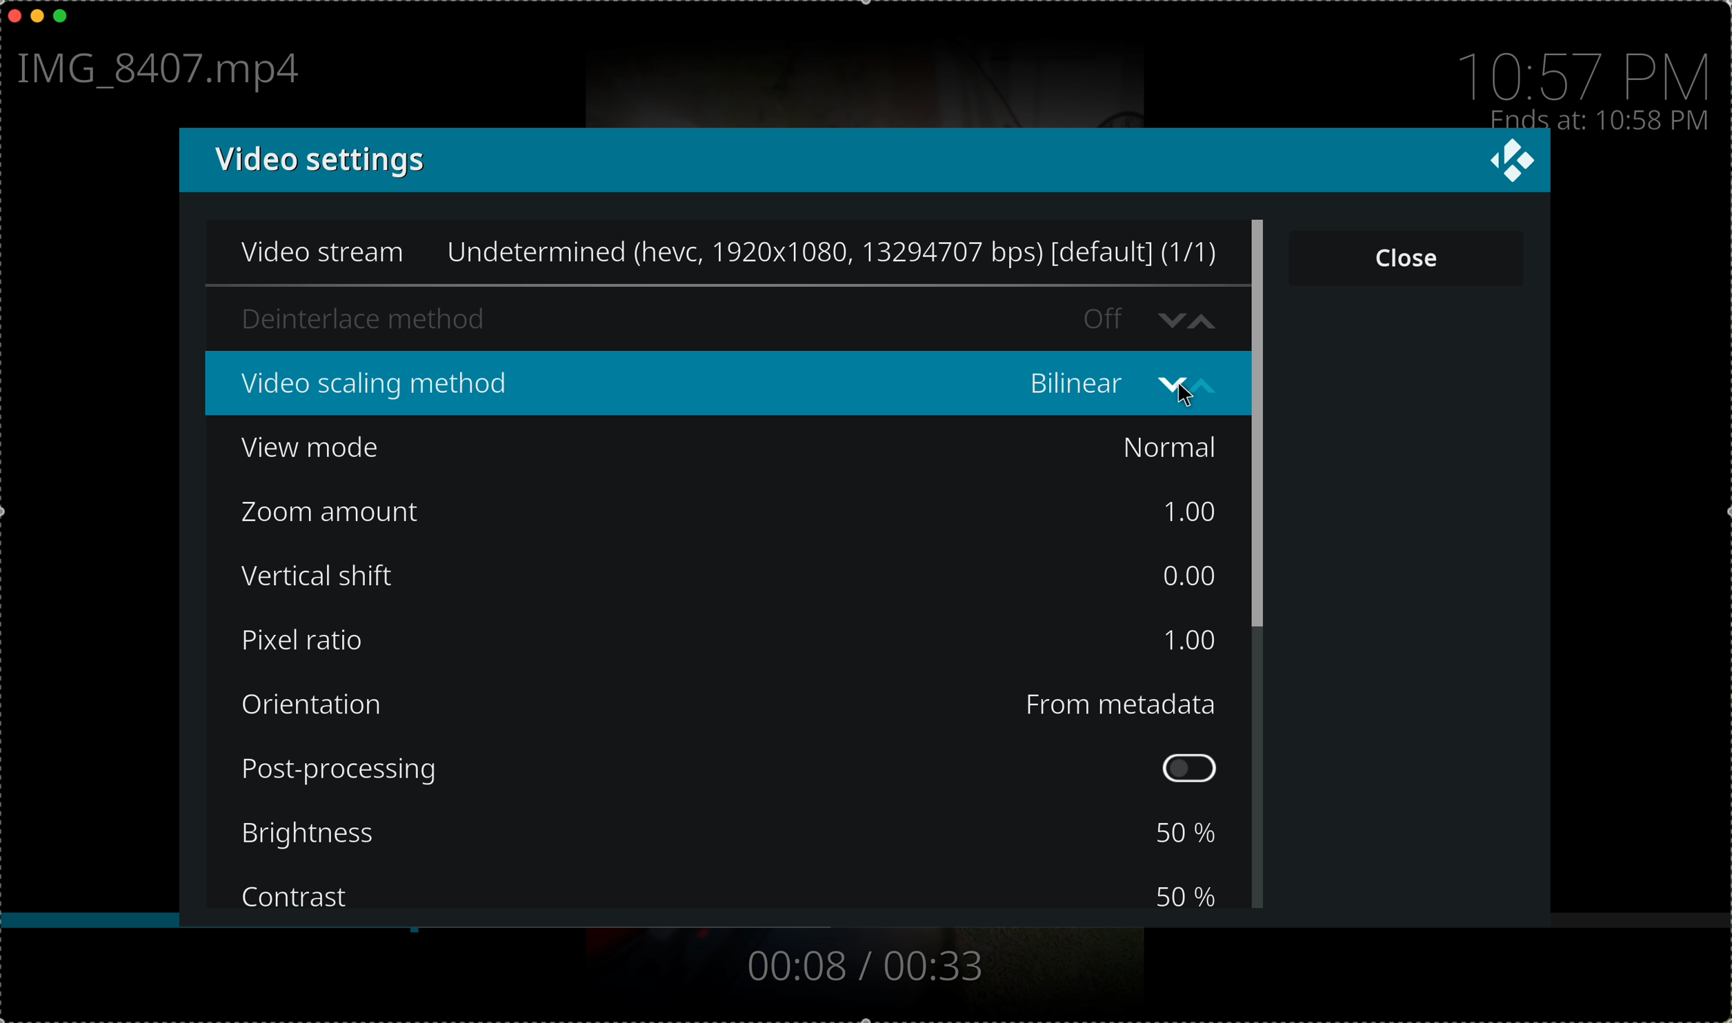  I want to click on ends at 10:58 PM, so click(1600, 118).